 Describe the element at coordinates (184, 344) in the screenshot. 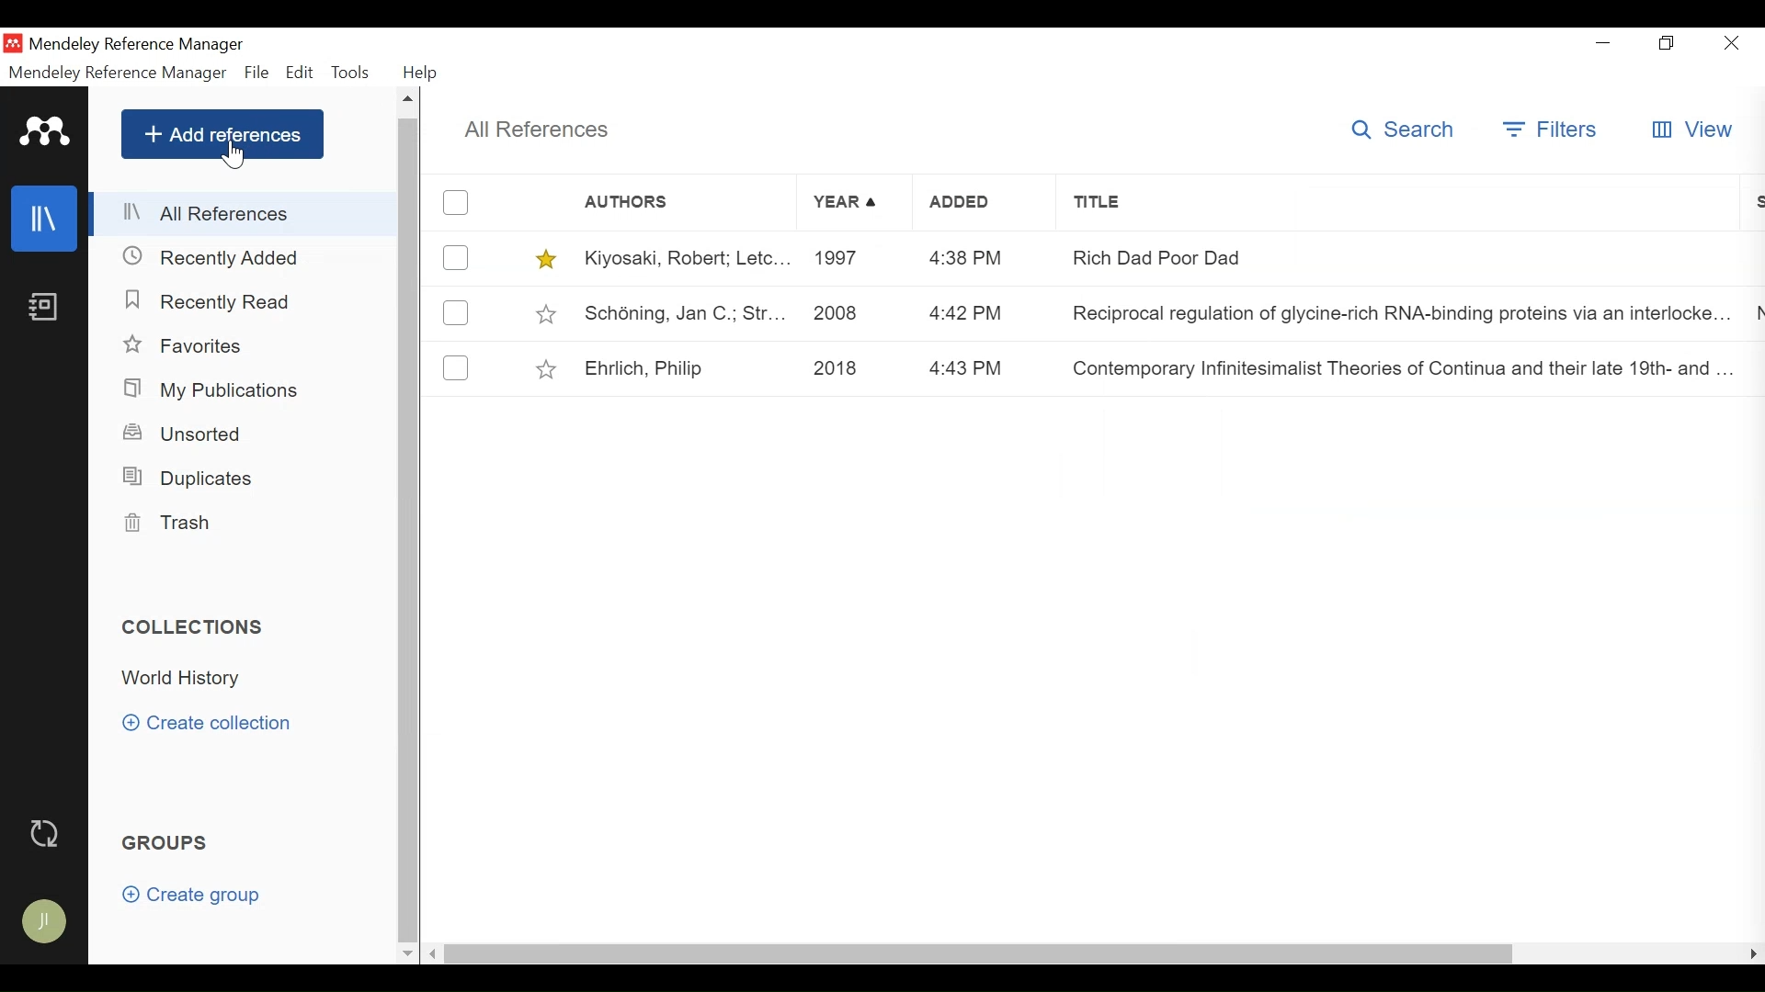

I see `Favorites` at that location.